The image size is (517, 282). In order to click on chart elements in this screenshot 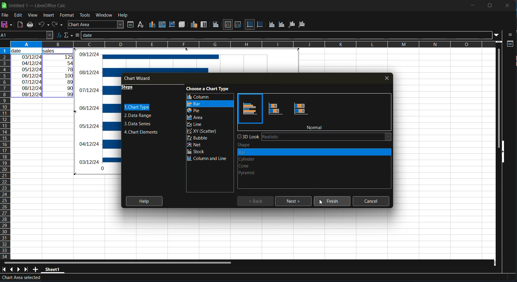, I will do `click(141, 133)`.